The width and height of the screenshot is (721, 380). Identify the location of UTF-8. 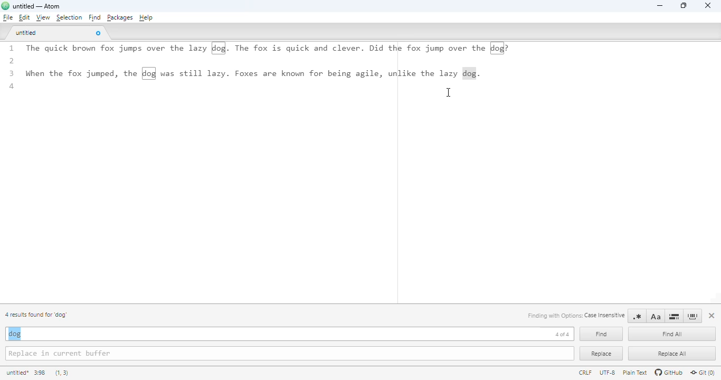
(608, 373).